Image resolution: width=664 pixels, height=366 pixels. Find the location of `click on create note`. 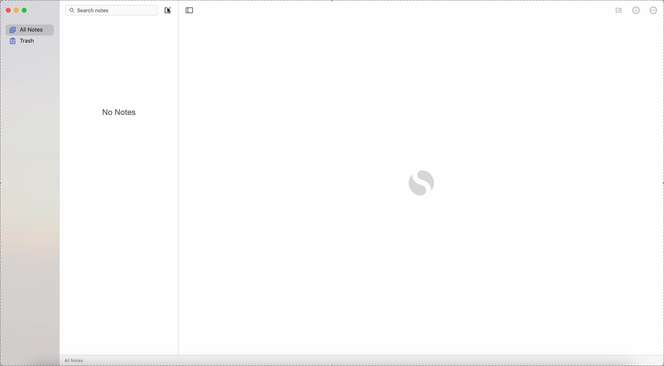

click on create note is located at coordinates (169, 11).